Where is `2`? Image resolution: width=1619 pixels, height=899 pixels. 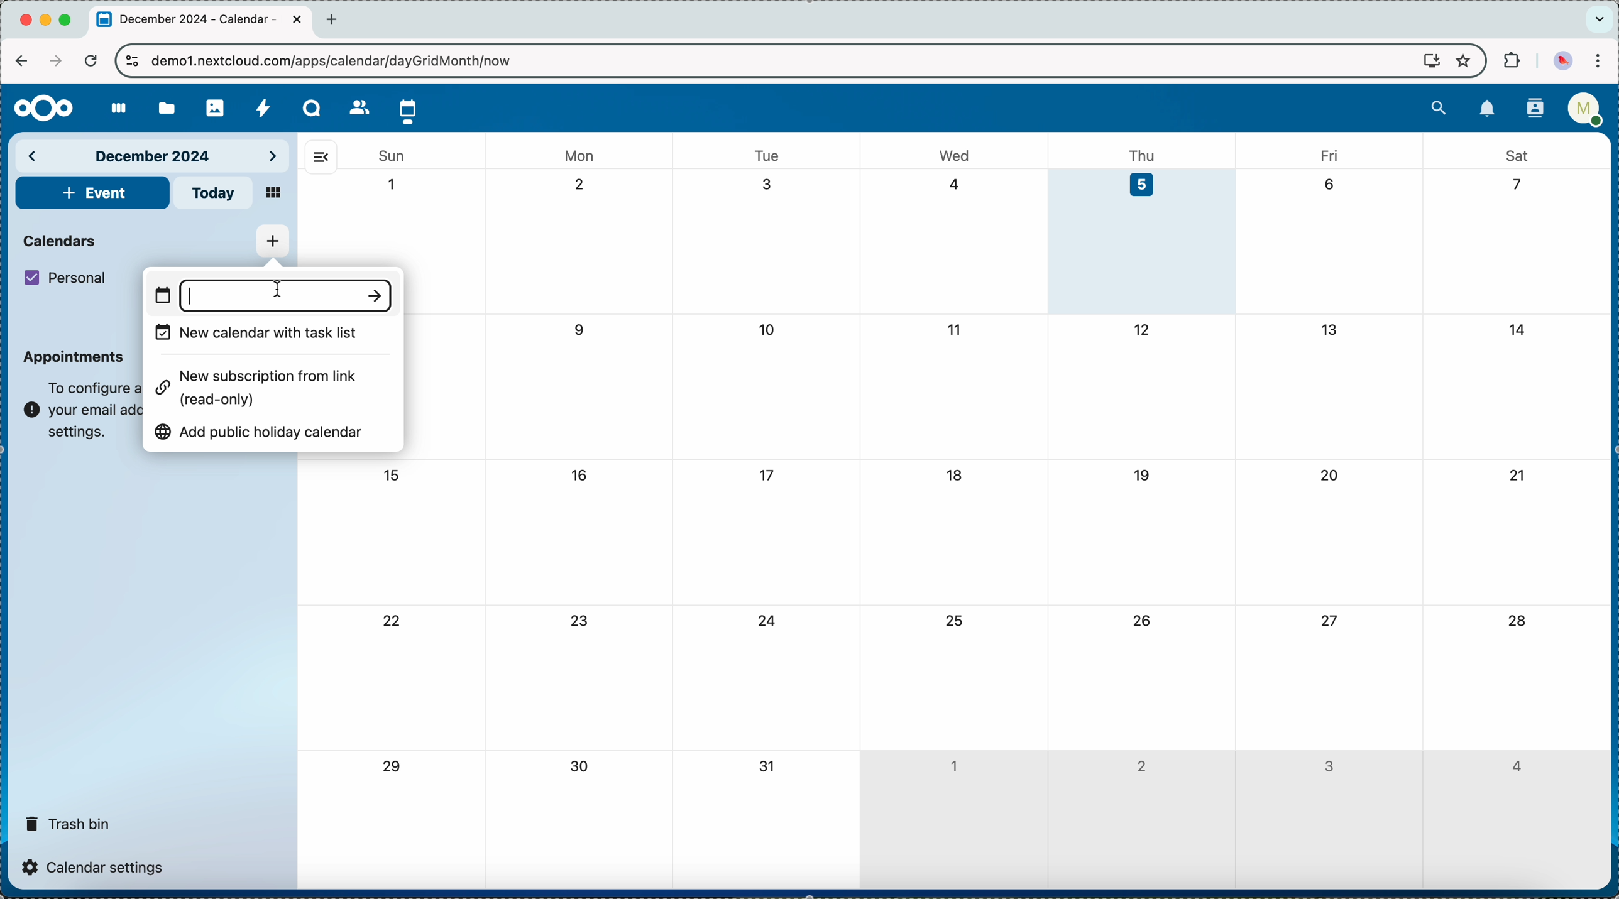
2 is located at coordinates (584, 185).